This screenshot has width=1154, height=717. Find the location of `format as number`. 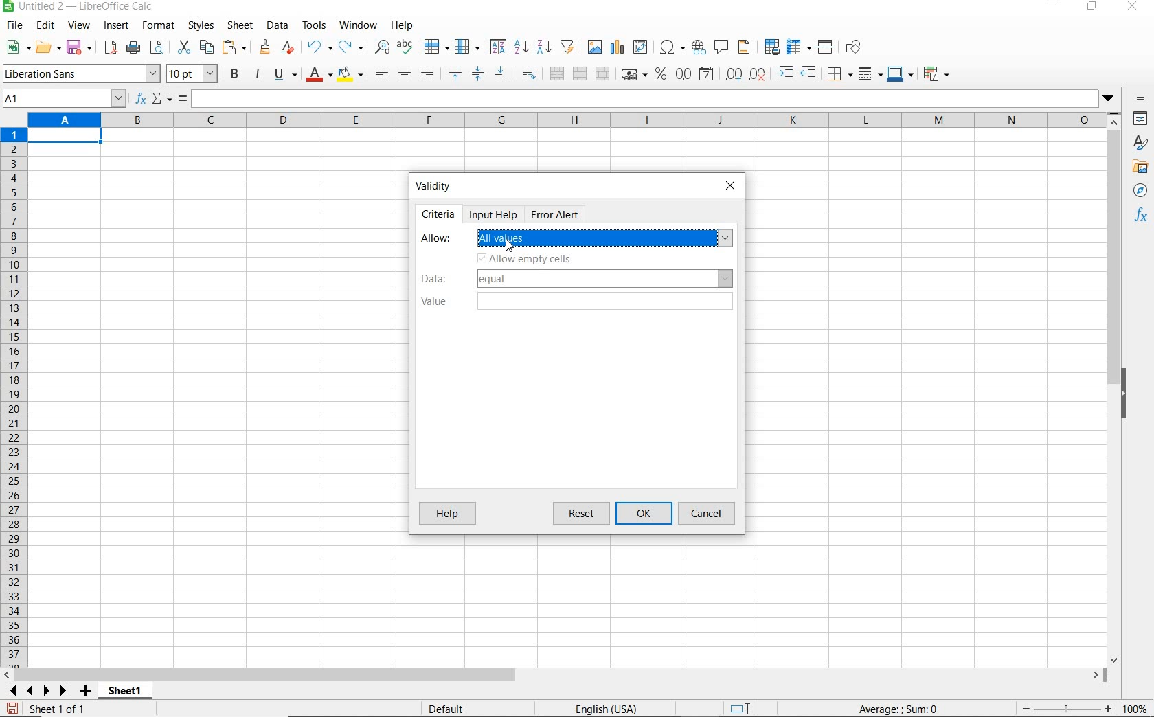

format as number is located at coordinates (683, 73).